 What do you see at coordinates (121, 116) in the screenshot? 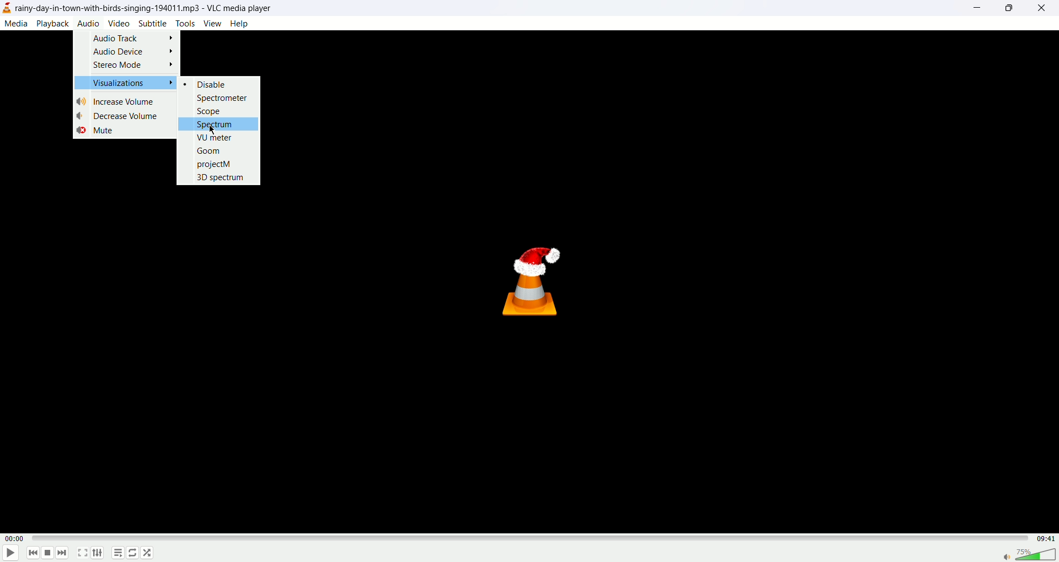
I see `decrease volume` at bounding box center [121, 116].